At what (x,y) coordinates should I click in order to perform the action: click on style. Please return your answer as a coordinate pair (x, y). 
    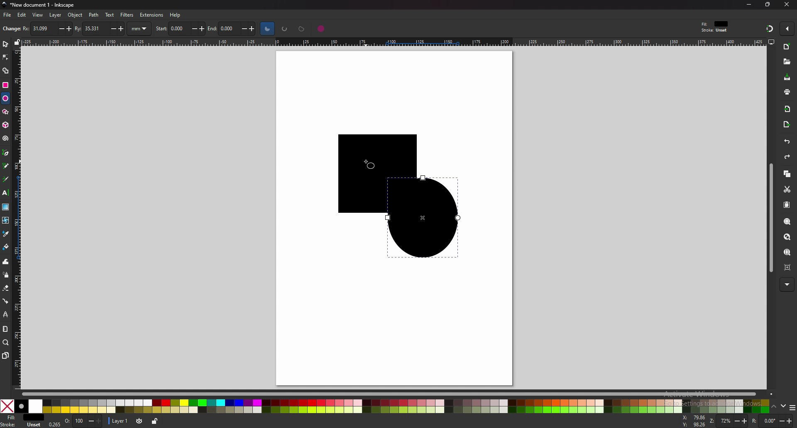
    Looking at the image, I should click on (716, 27).